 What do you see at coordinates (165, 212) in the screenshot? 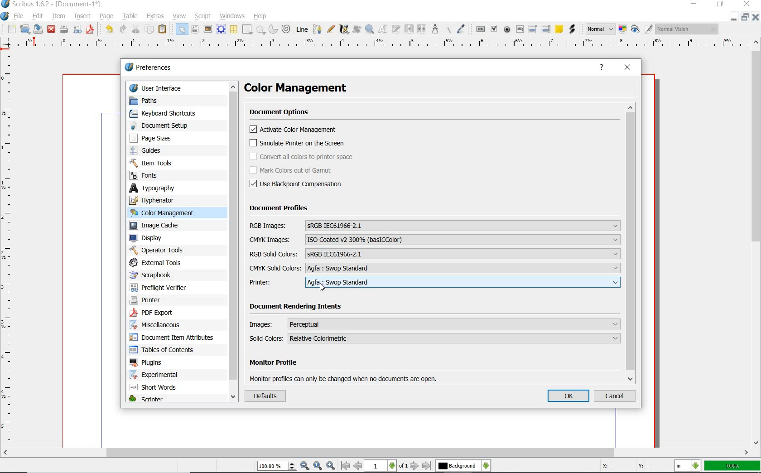
I see `color management` at bounding box center [165, 212].